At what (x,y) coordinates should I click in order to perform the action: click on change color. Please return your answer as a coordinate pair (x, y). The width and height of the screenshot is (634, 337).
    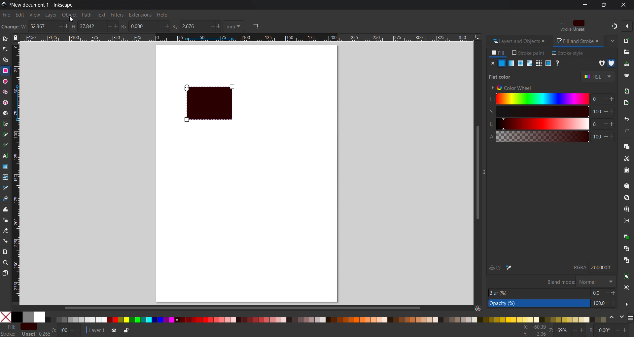
    Looking at the image, I should click on (621, 318).